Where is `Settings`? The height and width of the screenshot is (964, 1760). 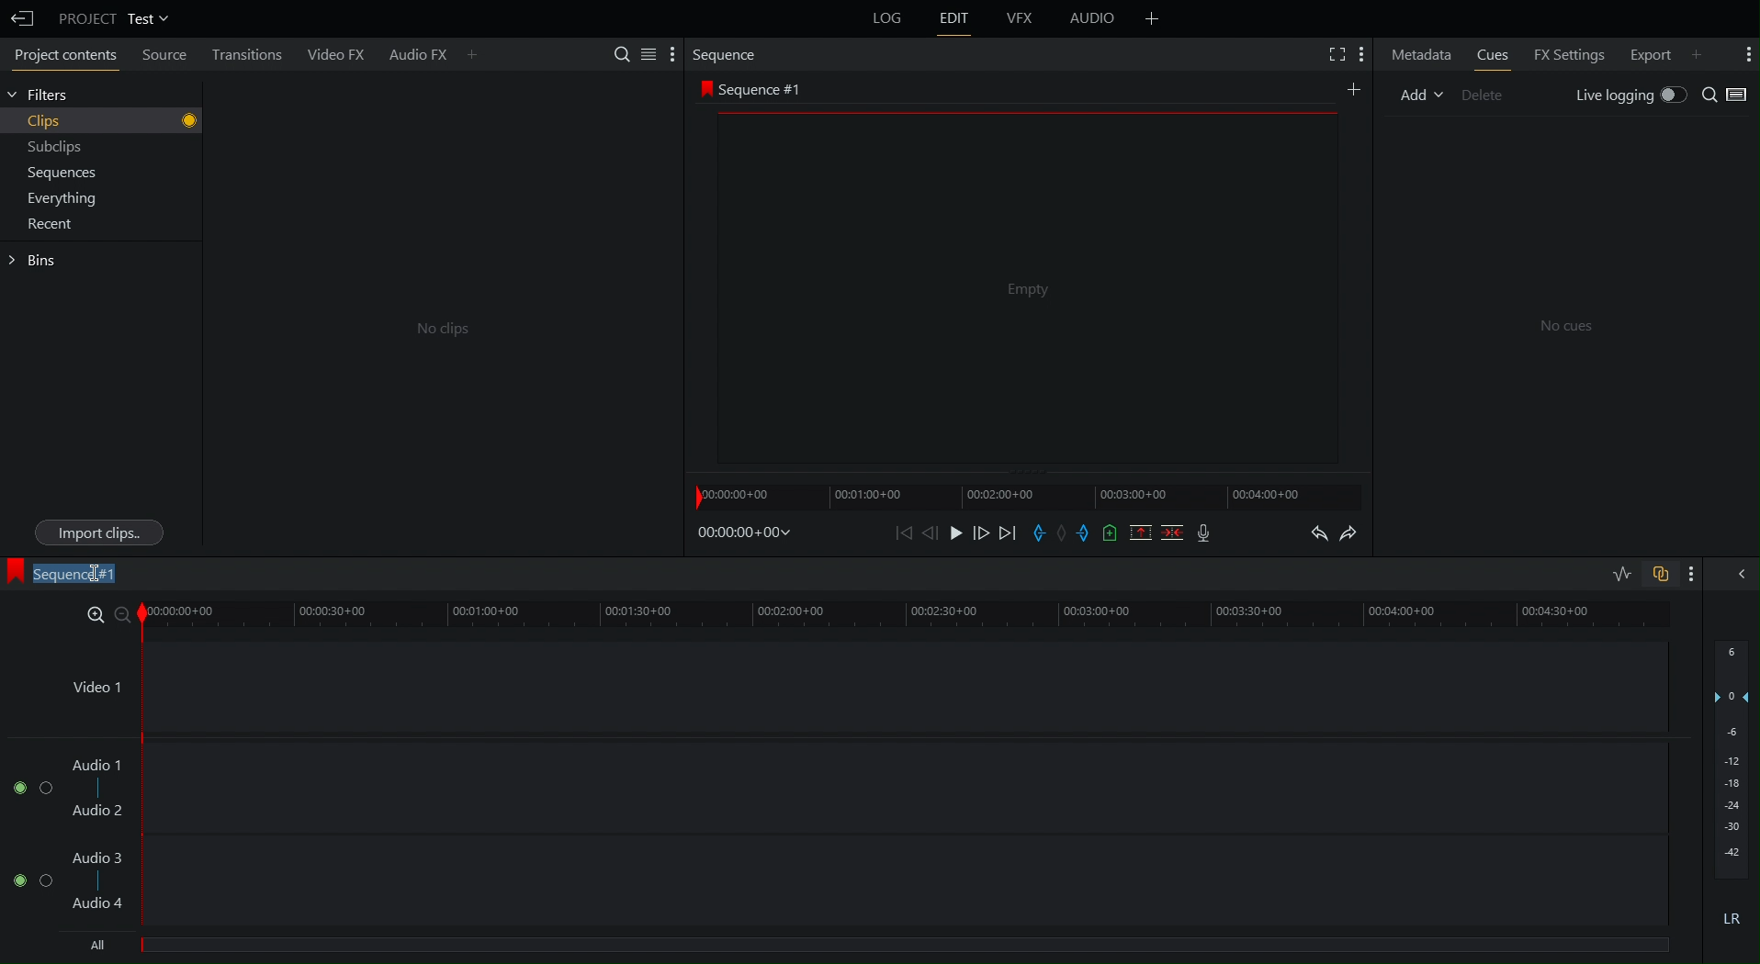 Settings is located at coordinates (1361, 50).